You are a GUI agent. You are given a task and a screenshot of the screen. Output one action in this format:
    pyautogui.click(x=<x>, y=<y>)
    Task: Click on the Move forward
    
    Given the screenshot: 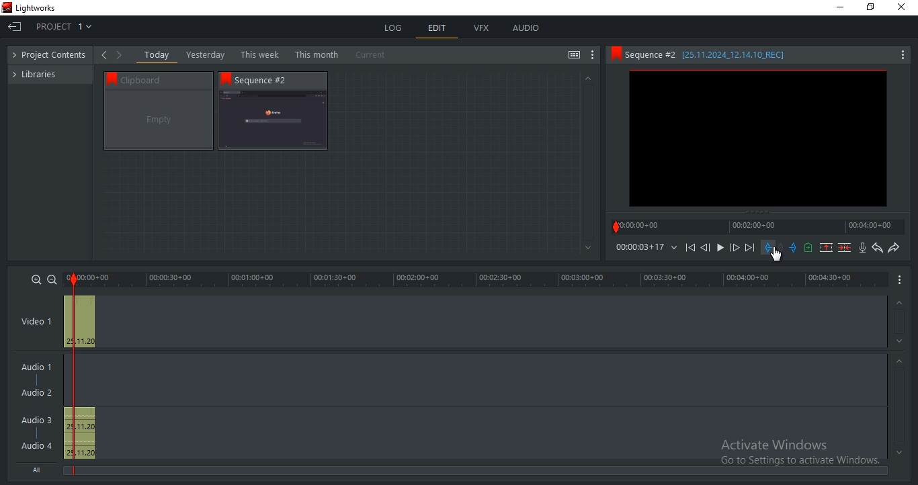 What is the action you would take?
    pyautogui.click(x=749, y=248)
    